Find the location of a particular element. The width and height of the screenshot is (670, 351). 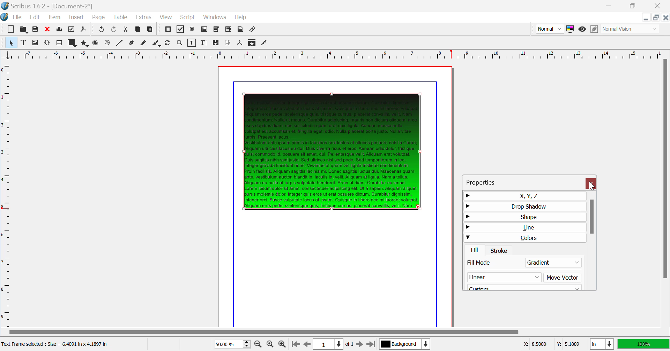

Copy Item Properties is located at coordinates (253, 42).